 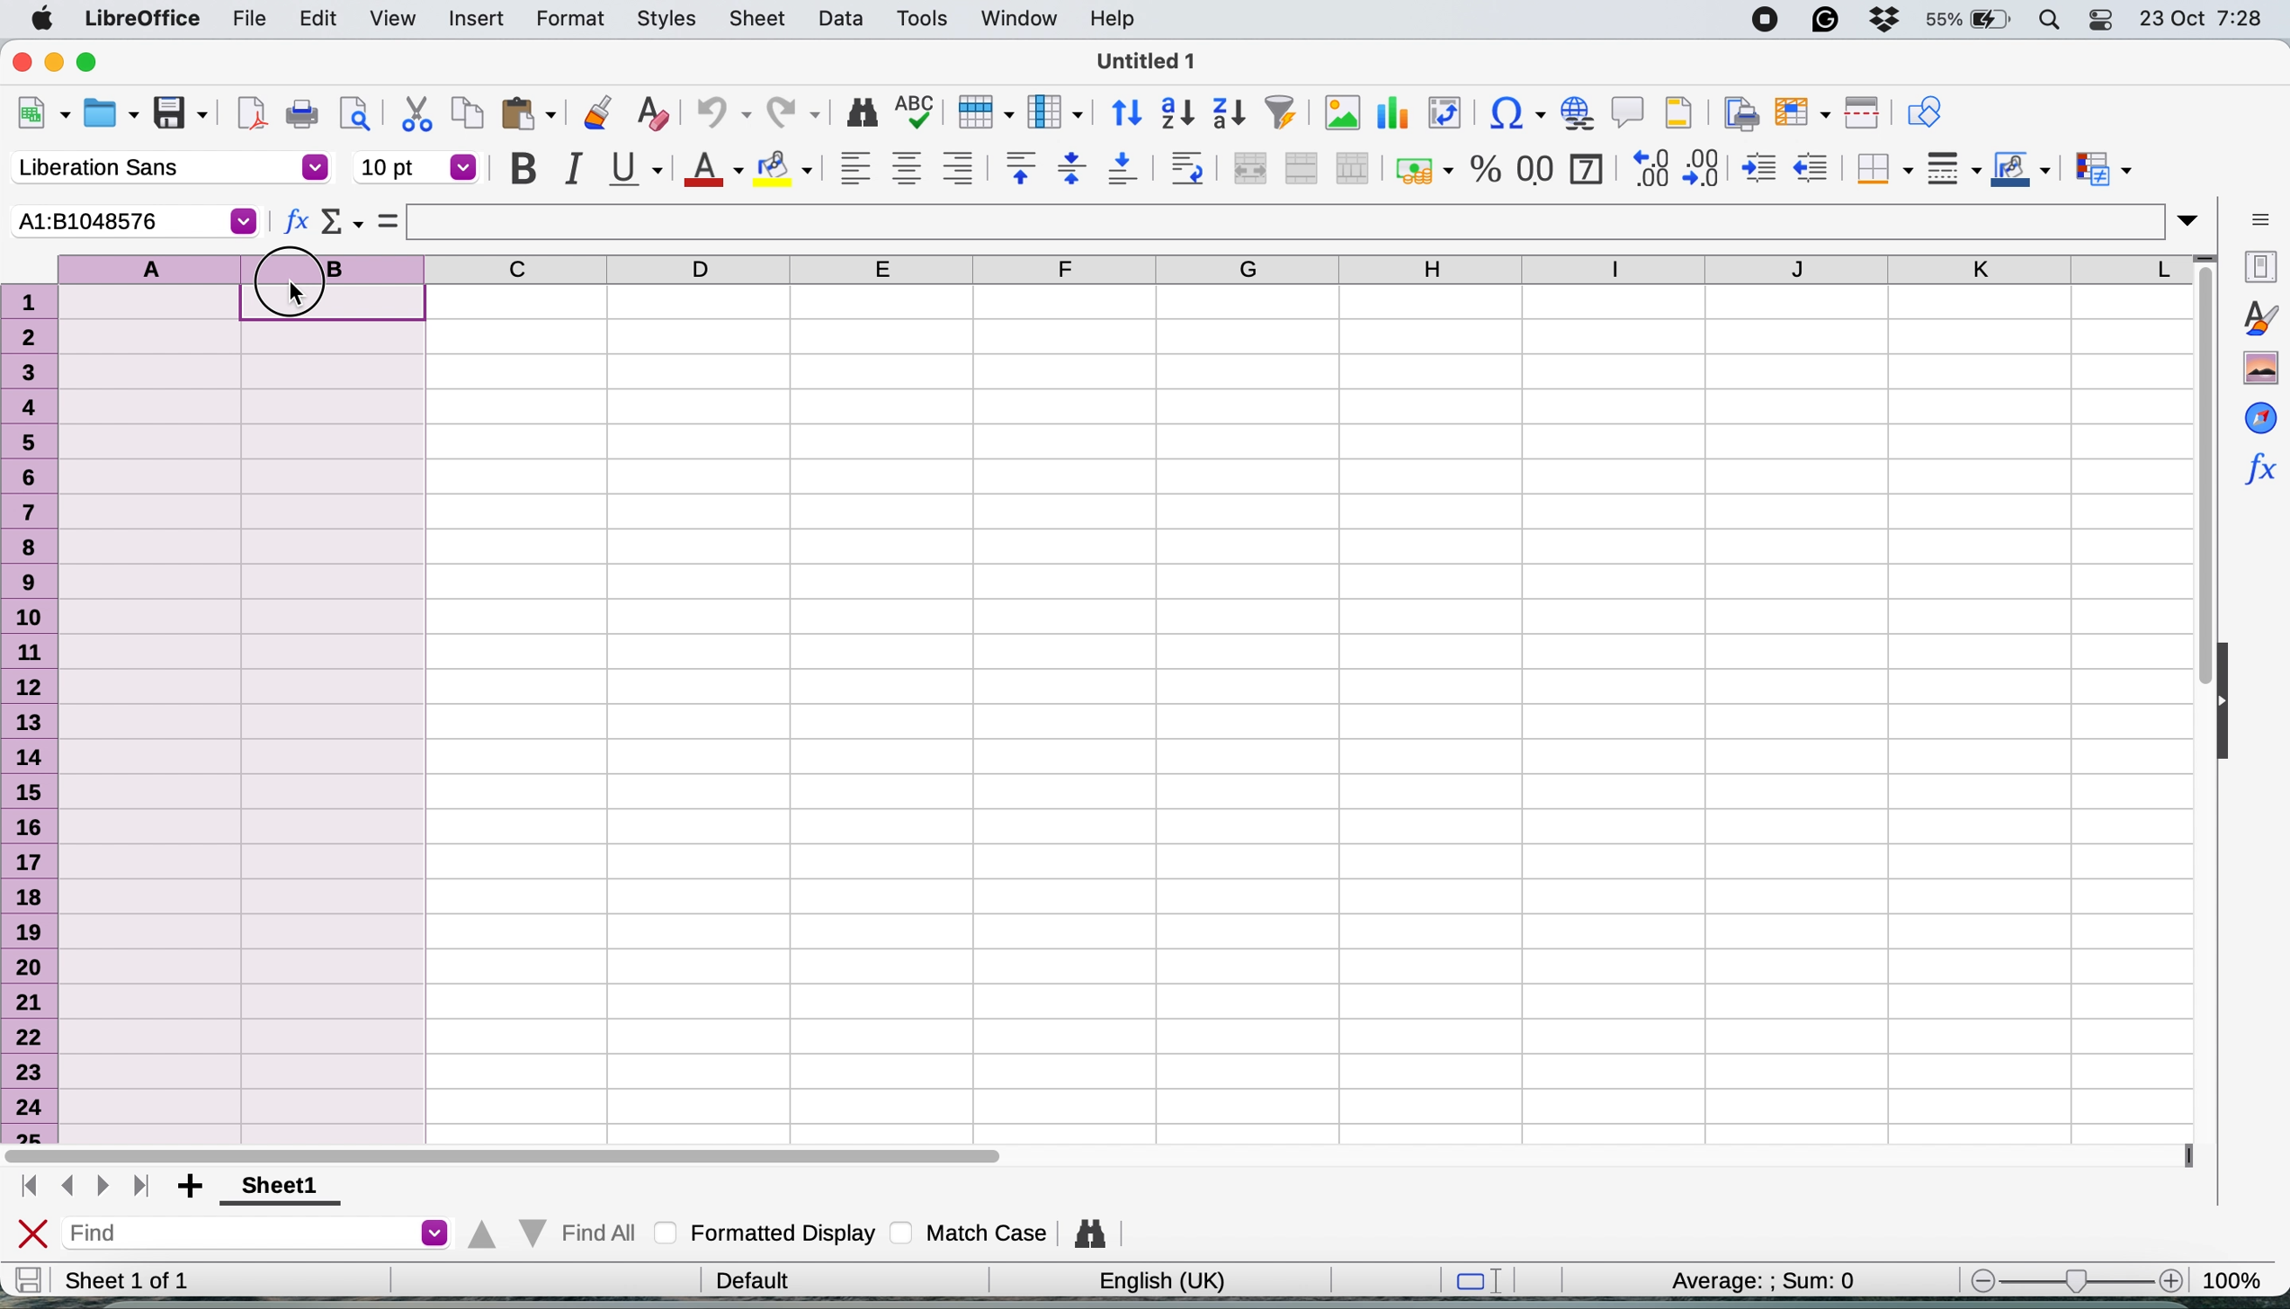 I want to click on format, so click(x=569, y=20).